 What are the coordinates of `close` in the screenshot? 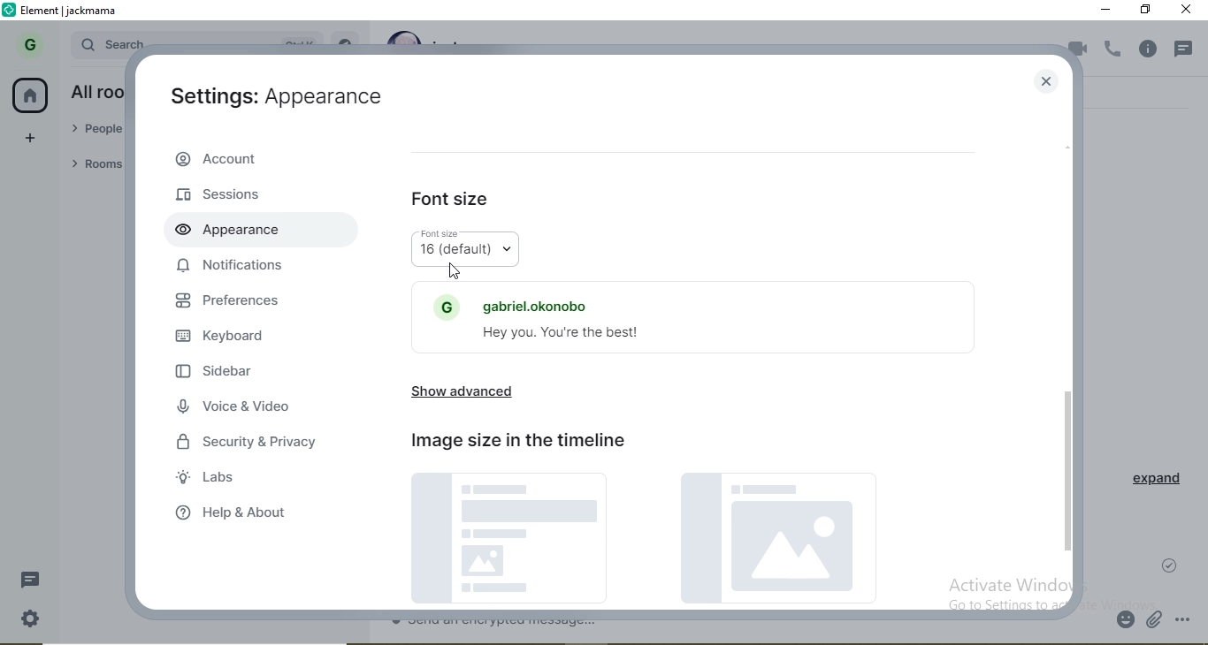 It's located at (1047, 82).